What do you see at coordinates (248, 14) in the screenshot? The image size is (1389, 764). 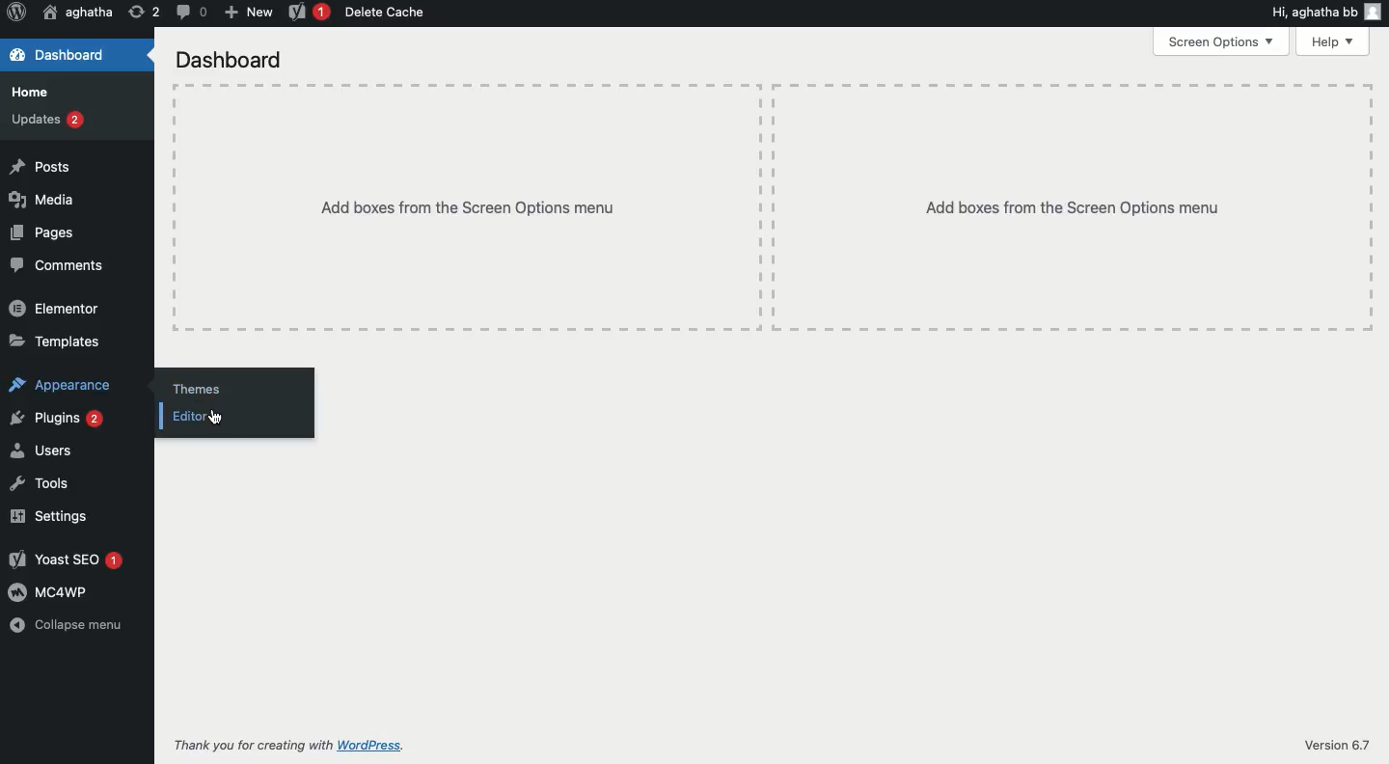 I see `New` at bounding box center [248, 14].